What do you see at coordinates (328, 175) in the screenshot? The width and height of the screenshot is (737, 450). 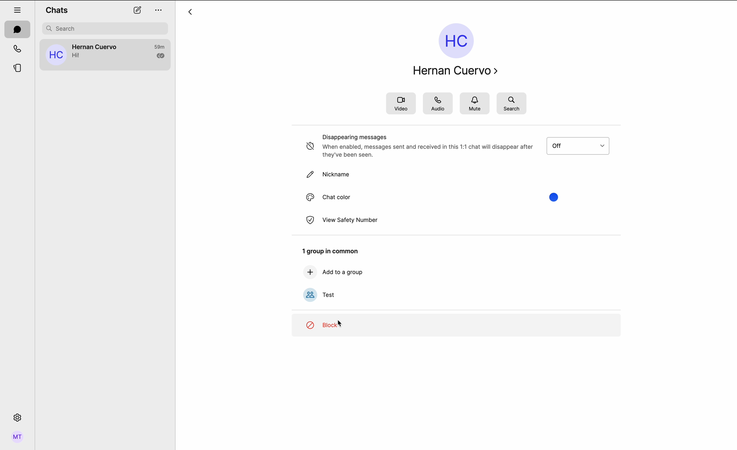 I see `nickname` at bounding box center [328, 175].